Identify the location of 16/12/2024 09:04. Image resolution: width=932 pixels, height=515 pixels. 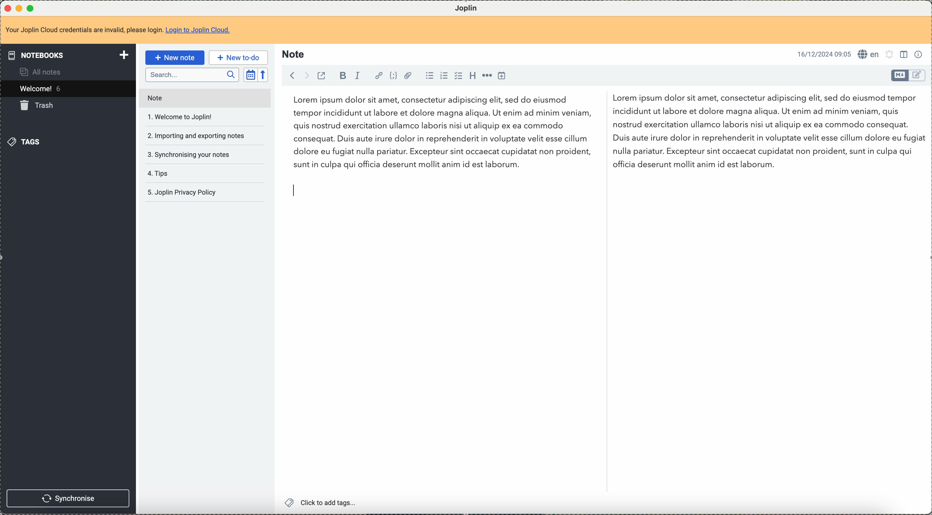
(823, 54).